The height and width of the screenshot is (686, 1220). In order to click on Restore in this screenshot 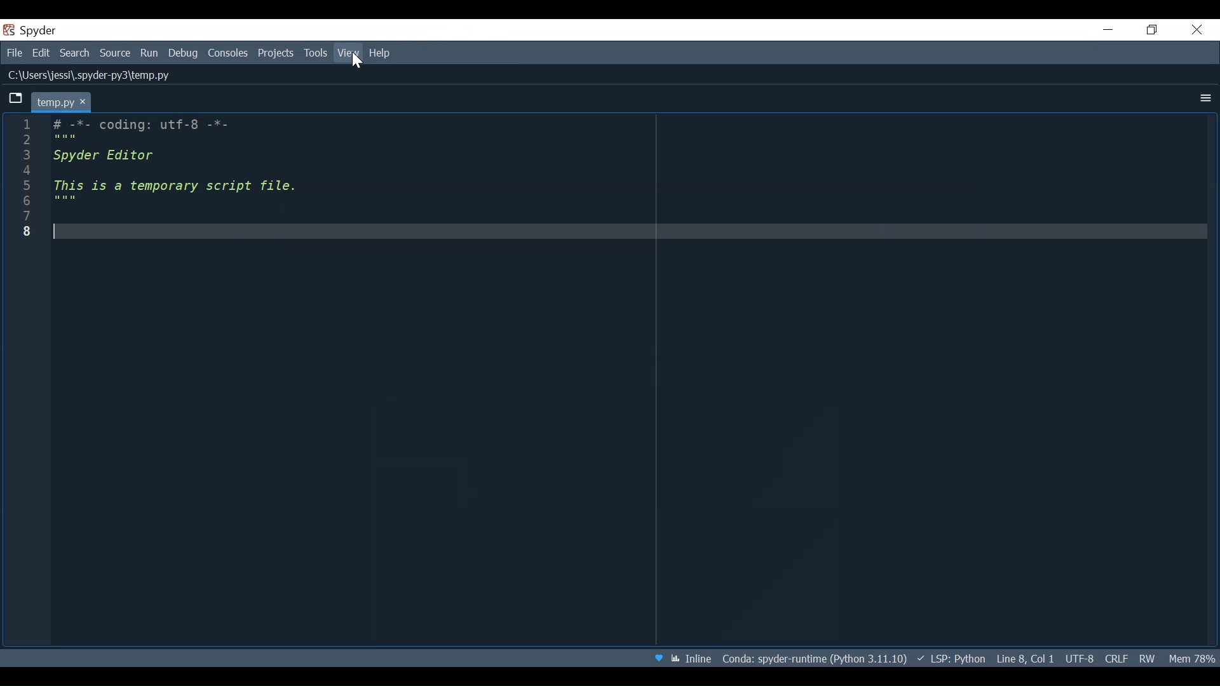, I will do `click(1149, 29)`.